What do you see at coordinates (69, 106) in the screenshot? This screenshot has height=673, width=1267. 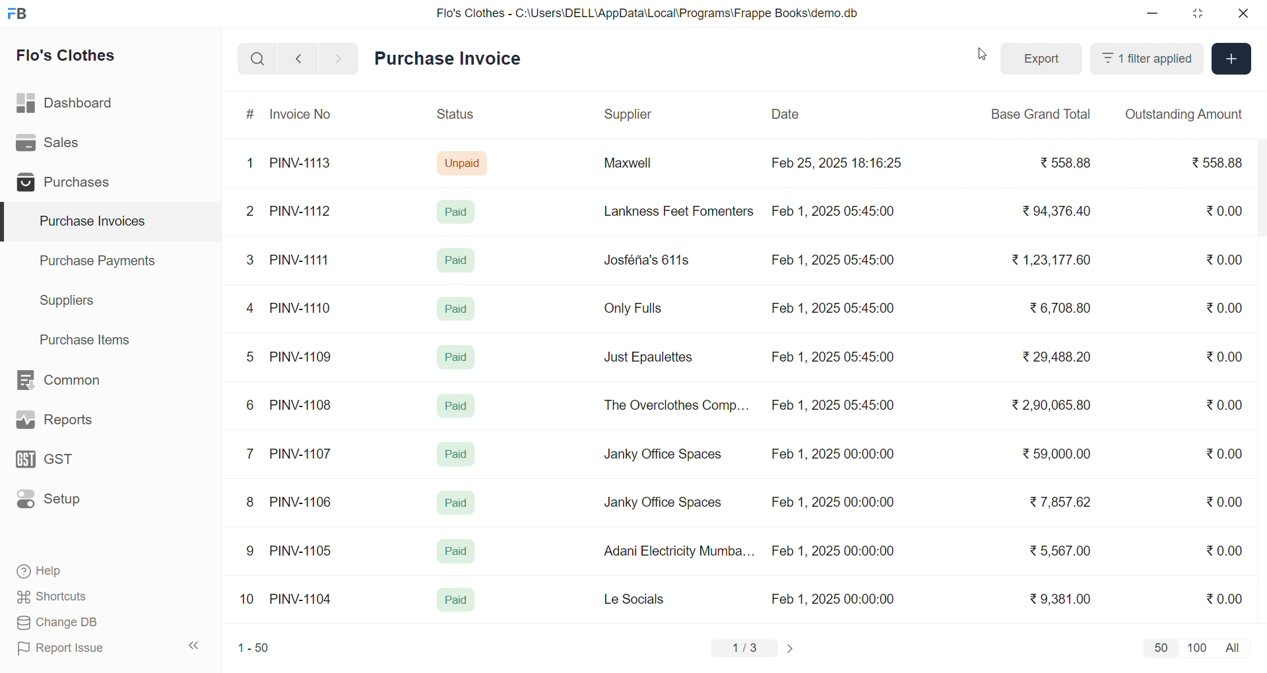 I see `Dashboard` at bounding box center [69, 106].